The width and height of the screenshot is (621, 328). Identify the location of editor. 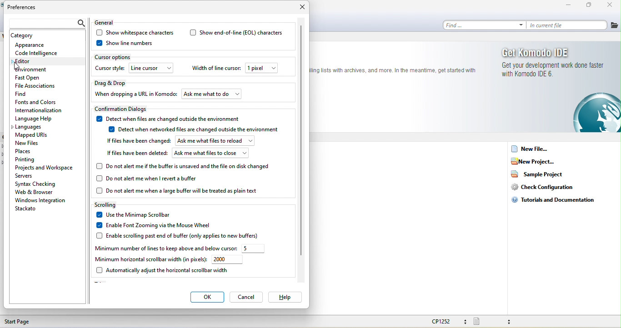
(45, 61).